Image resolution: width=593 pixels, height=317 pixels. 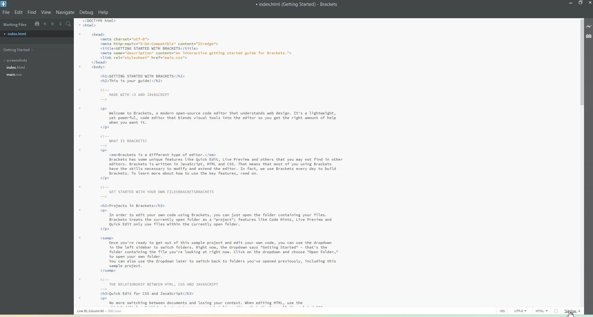 I want to click on Edit, so click(x=18, y=13).